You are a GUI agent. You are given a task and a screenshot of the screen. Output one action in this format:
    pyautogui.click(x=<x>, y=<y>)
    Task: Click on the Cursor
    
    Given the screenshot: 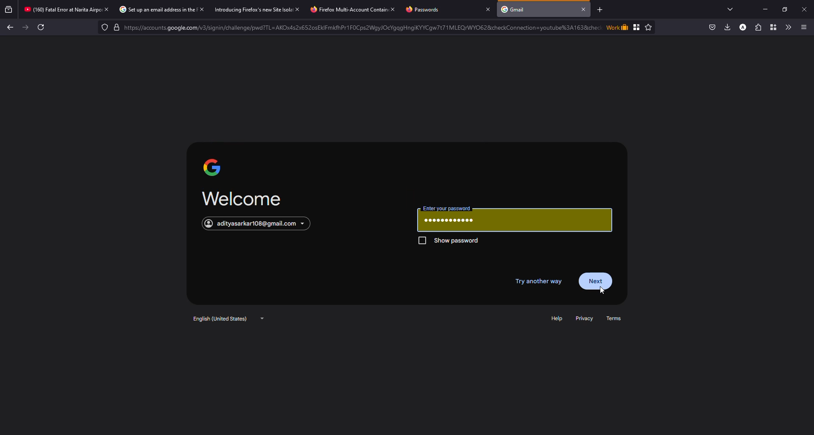 What is the action you would take?
    pyautogui.click(x=602, y=293)
    